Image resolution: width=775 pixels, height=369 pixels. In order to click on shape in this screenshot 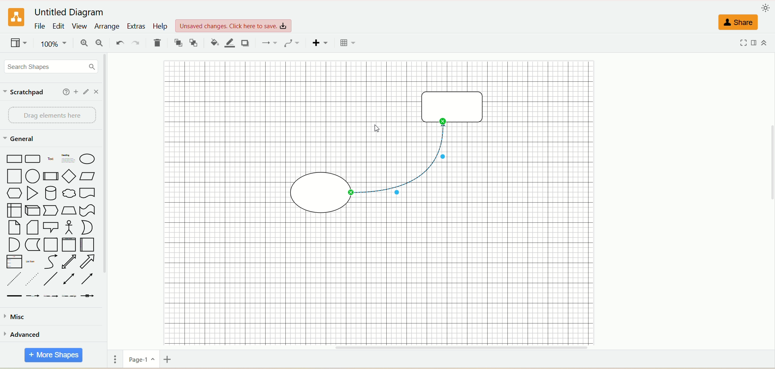, I will do `click(449, 105)`.